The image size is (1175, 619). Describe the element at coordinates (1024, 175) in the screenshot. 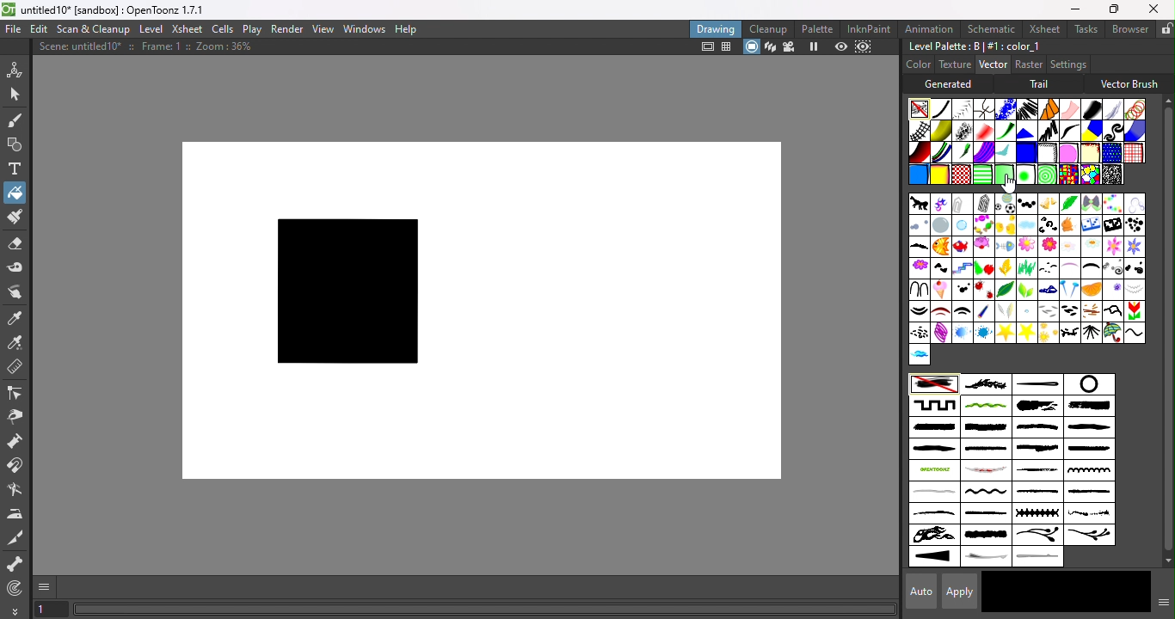

I see `Radial gradient` at that location.